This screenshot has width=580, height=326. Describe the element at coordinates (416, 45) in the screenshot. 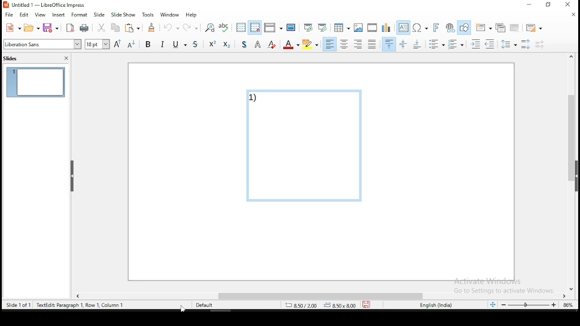

I see `align bottom` at that location.